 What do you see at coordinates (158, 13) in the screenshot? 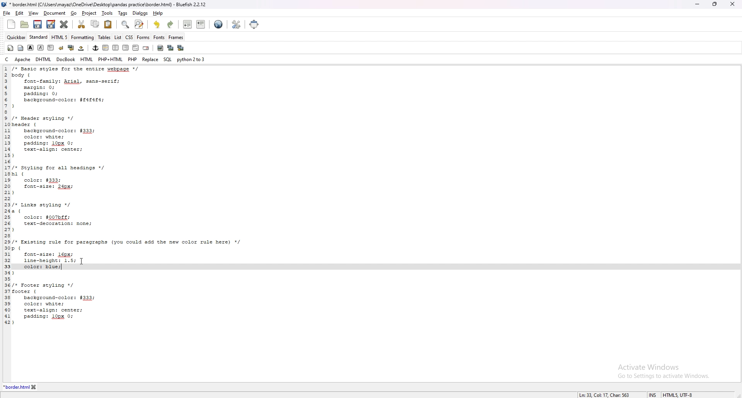
I see `help` at bounding box center [158, 13].